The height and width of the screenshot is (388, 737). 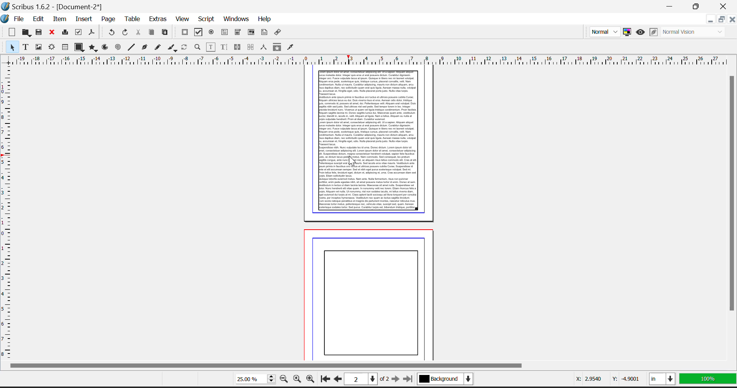 What do you see at coordinates (198, 32) in the screenshot?
I see `PDF Checkbox` at bounding box center [198, 32].